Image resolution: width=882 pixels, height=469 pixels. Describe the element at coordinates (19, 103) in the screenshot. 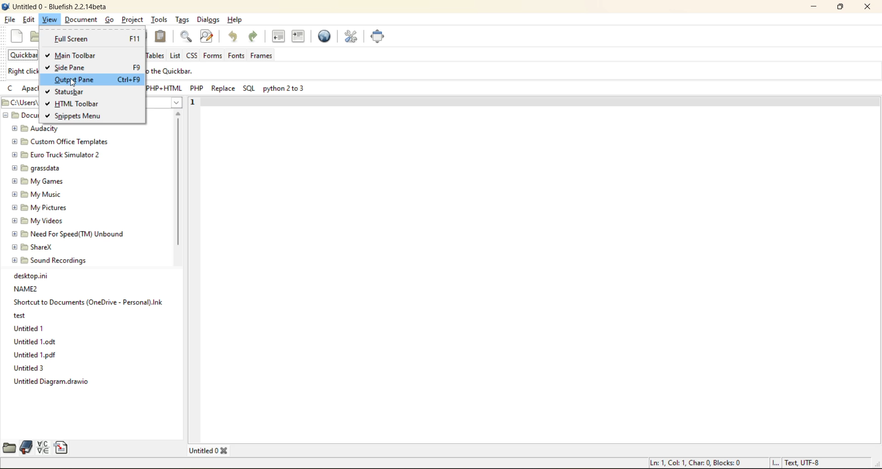

I see `file location` at that location.